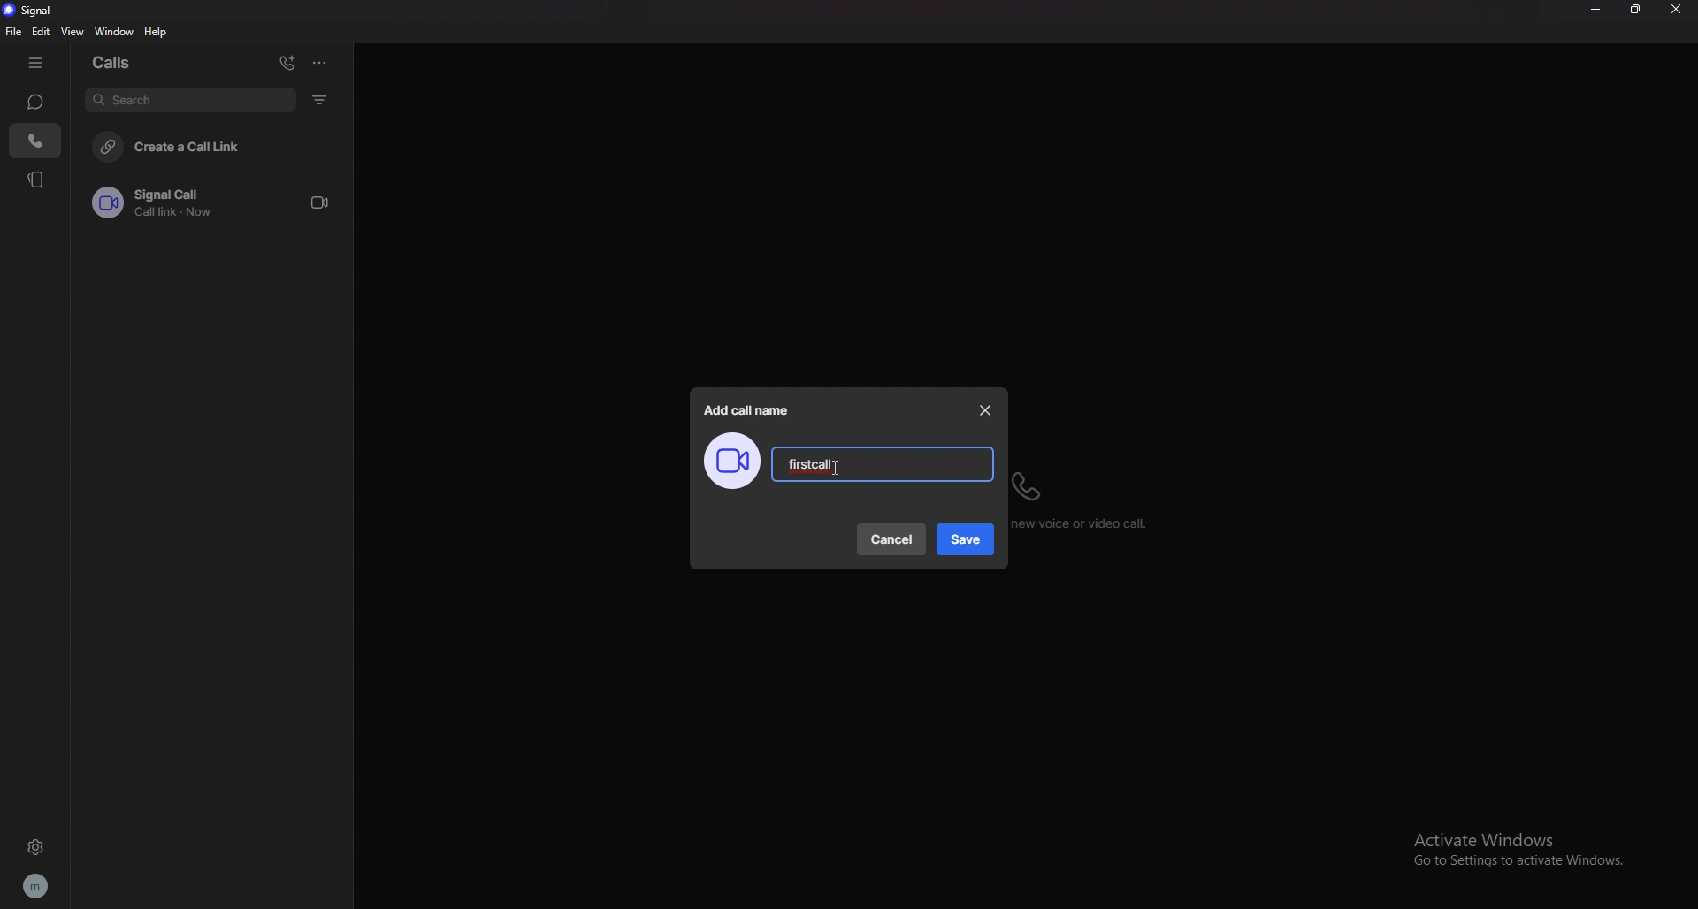 This screenshot has width=1698, height=909. What do you see at coordinates (322, 99) in the screenshot?
I see `filter` at bounding box center [322, 99].